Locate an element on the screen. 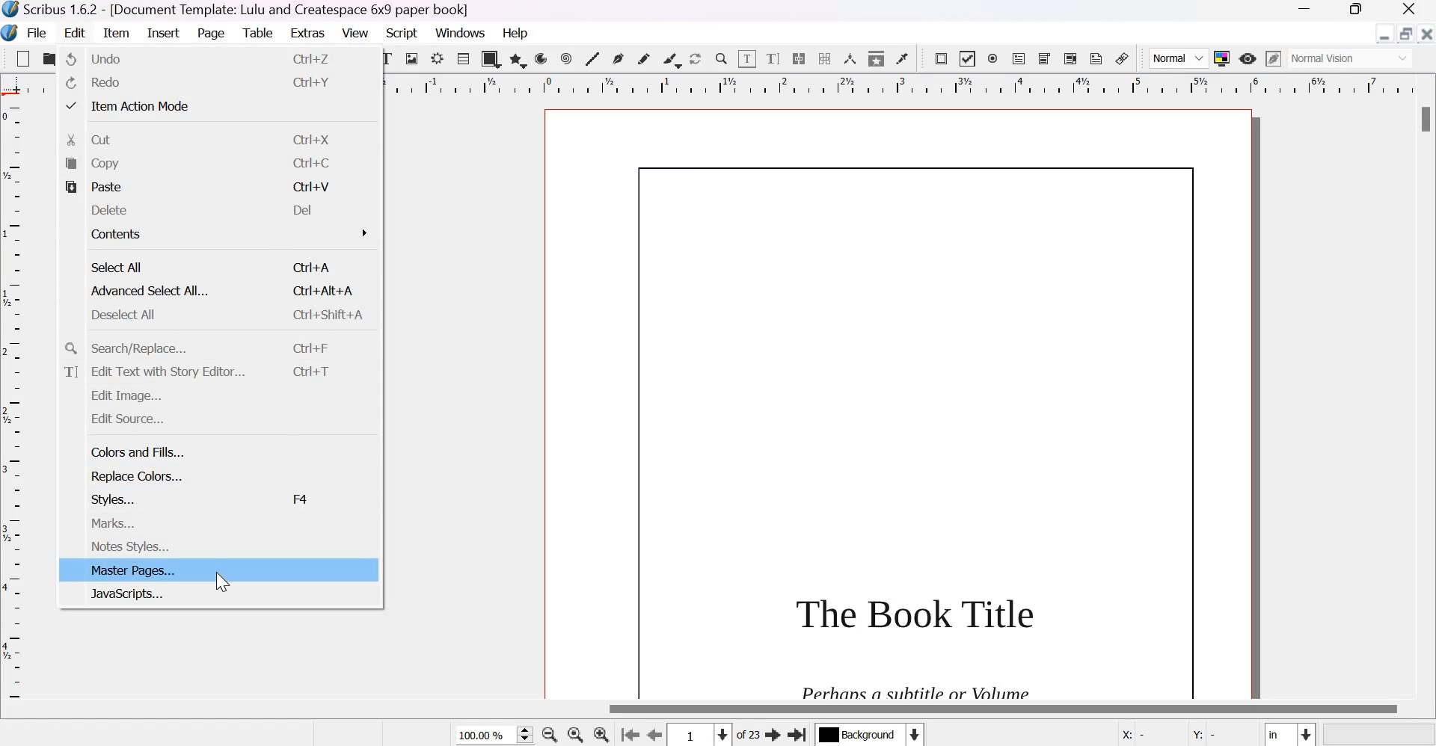 The height and width of the screenshot is (746, 1436). File is located at coordinates (36, 32).